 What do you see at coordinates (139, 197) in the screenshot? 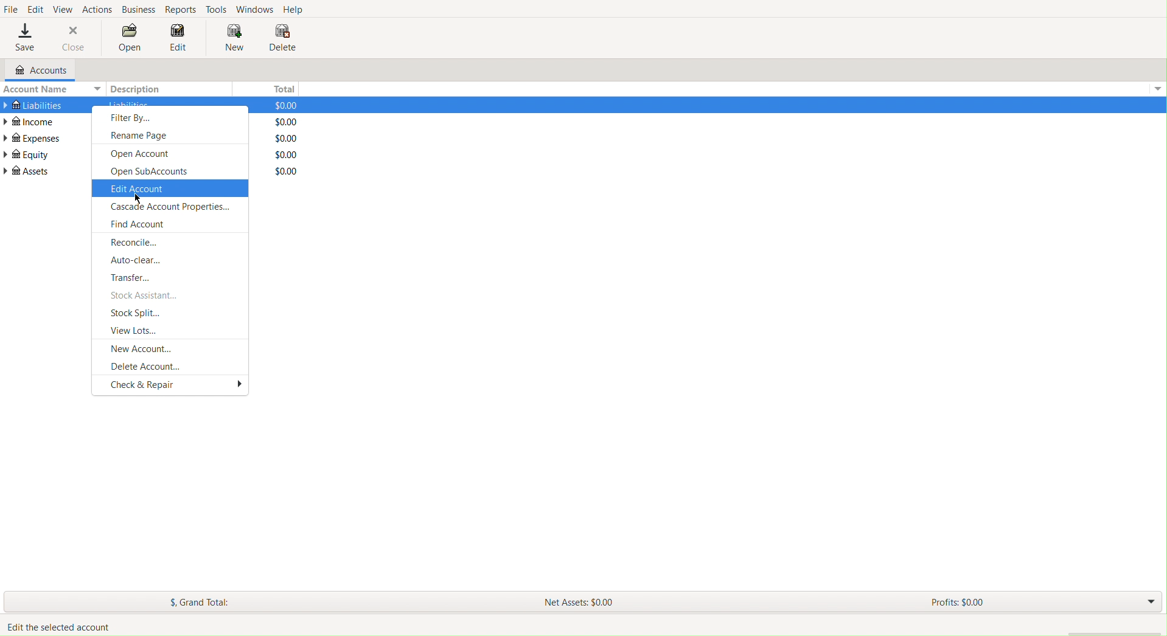
I see `cursor` at bounding box center [139, 197].